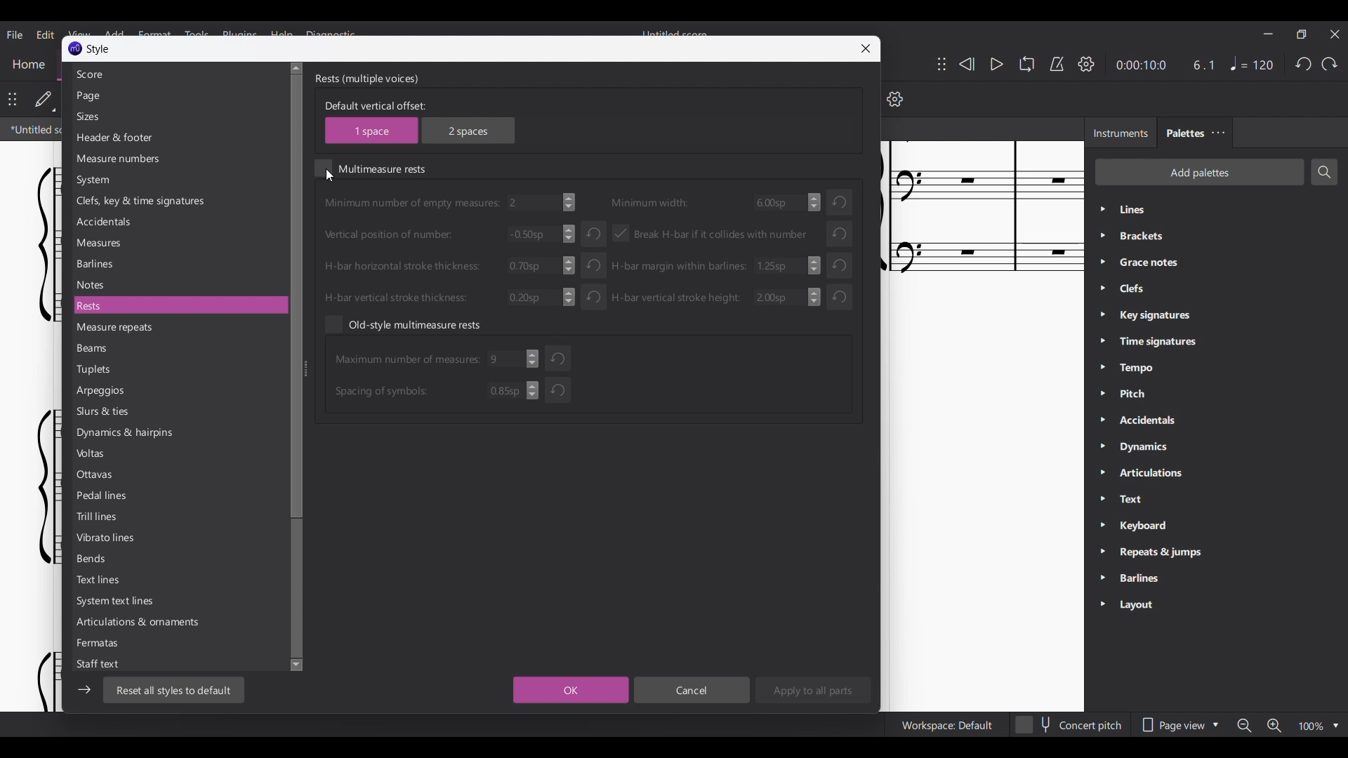 Image resolution: width=1348 pixels, height=758 pixels. I want to click on Dynamics and hairpins, so click(178, 433).